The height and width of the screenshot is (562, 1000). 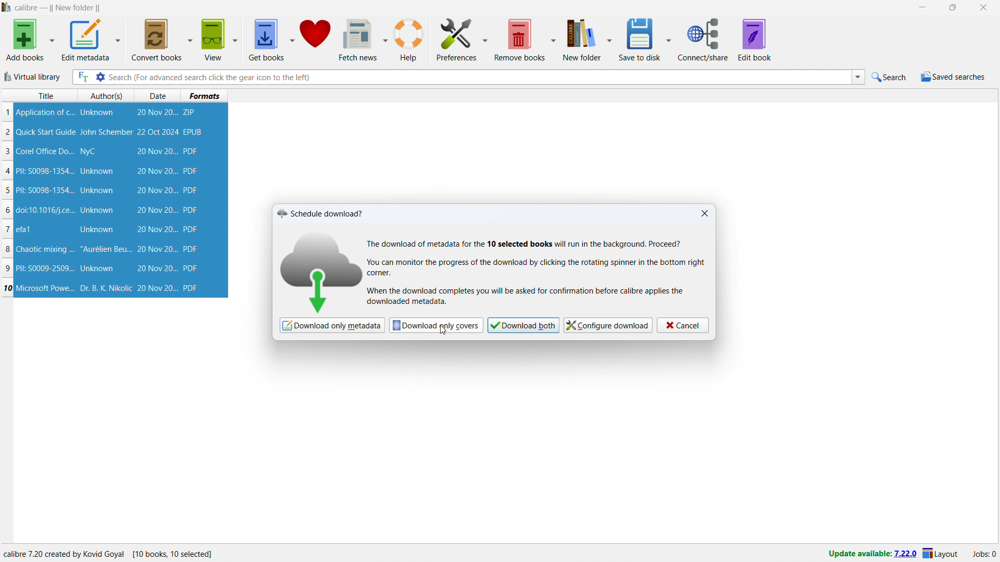 I want to click on edit metadata options, so click(x=119, y=39).